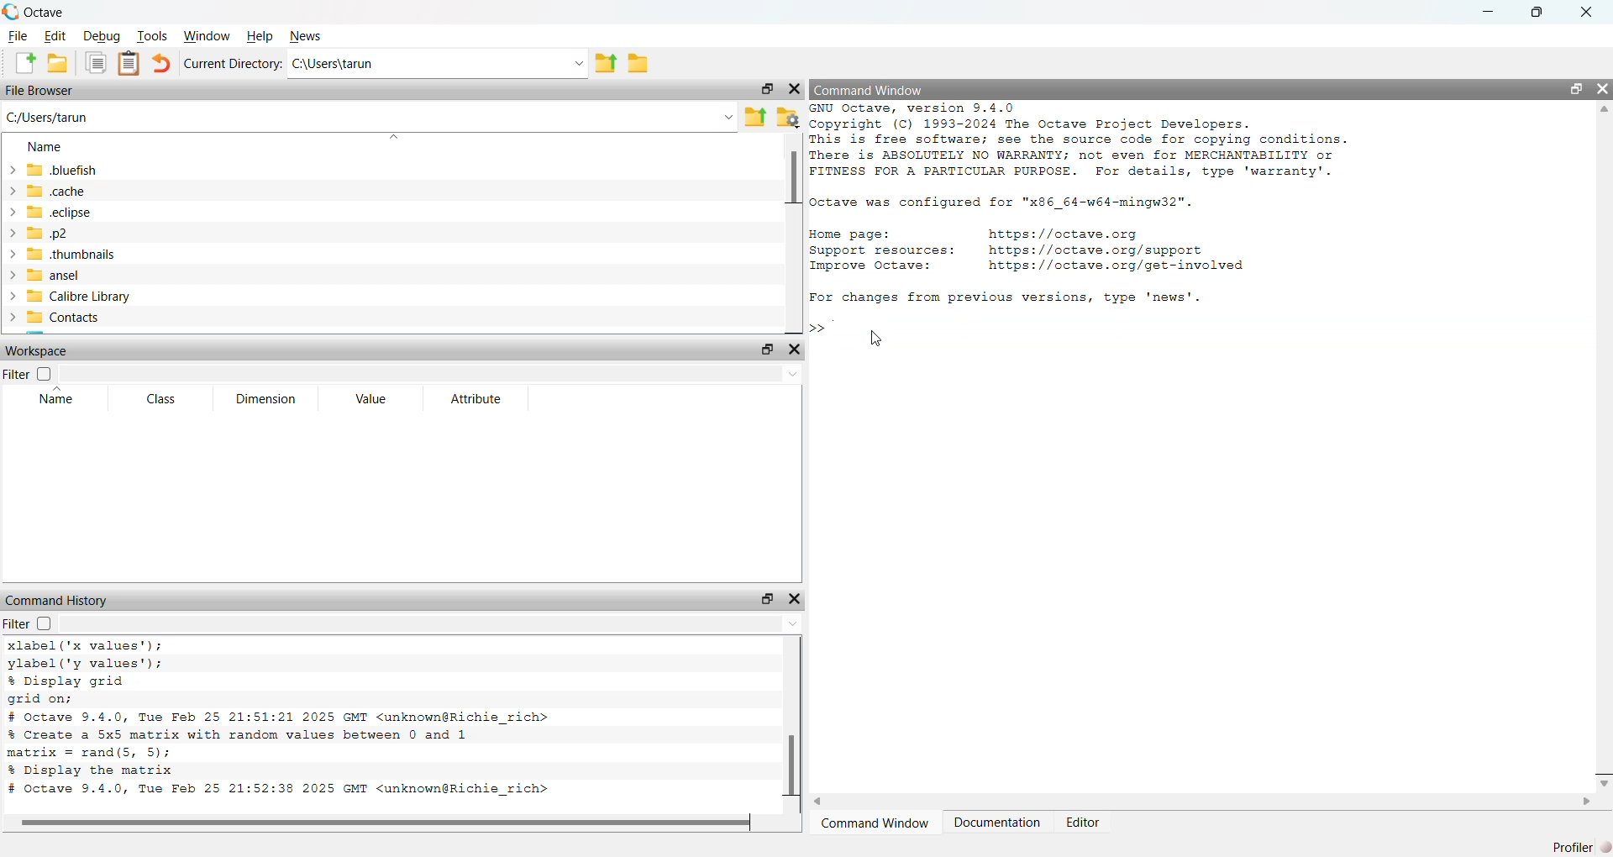 This screenshot has height=857, width=1613. What do you see at coordinates (234, 62) in the screenshot?
I see `Current Directory:` at bounding box center [234, 62].